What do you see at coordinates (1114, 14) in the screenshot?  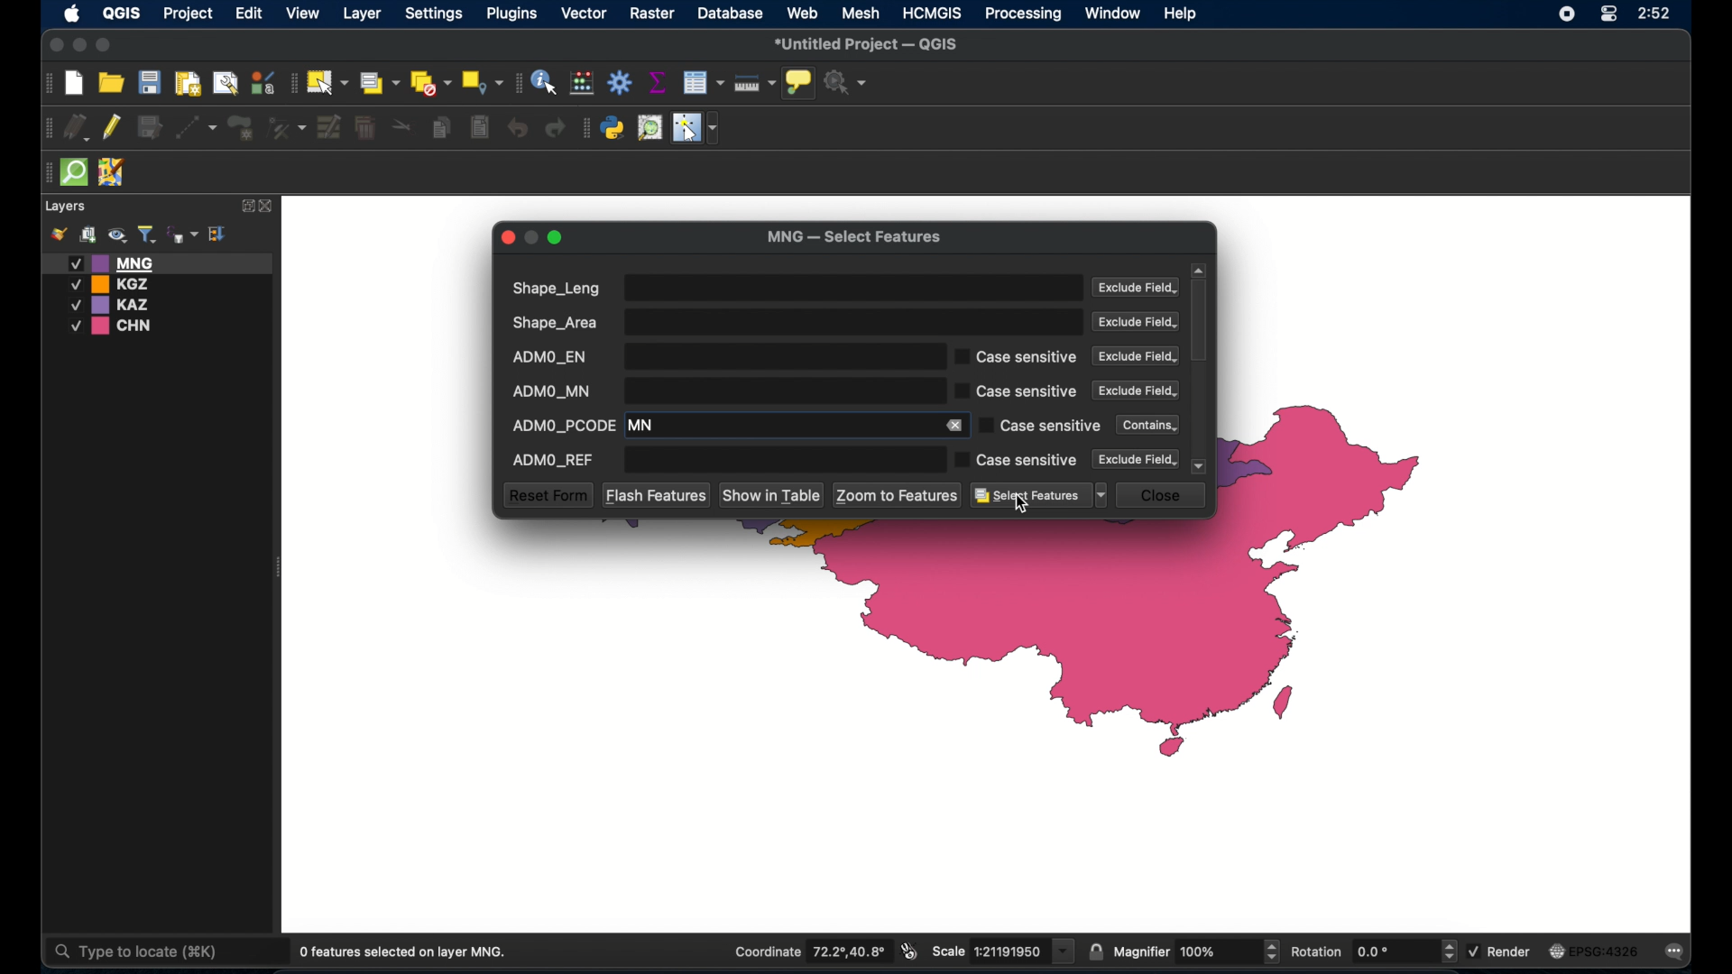 I see `window` at bounding box center [1114, 14].